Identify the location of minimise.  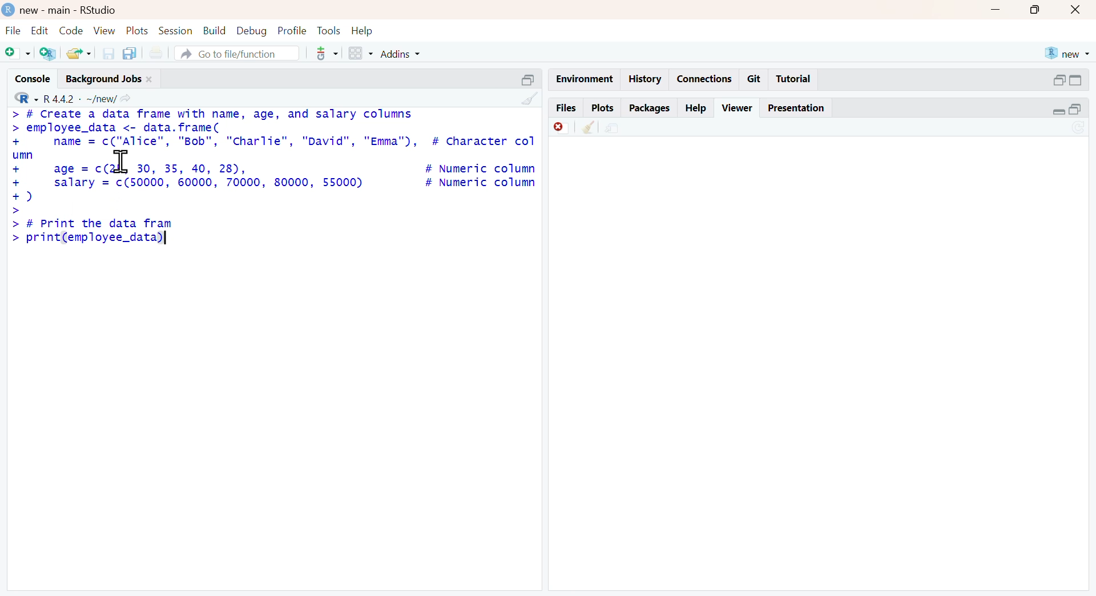
(1066, 109).